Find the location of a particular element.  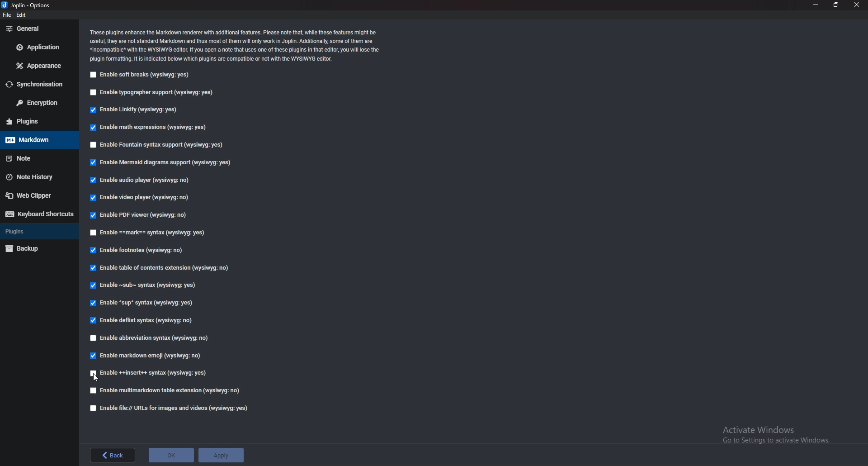

enable Mark Syntax is located at coordinates (156, 233).